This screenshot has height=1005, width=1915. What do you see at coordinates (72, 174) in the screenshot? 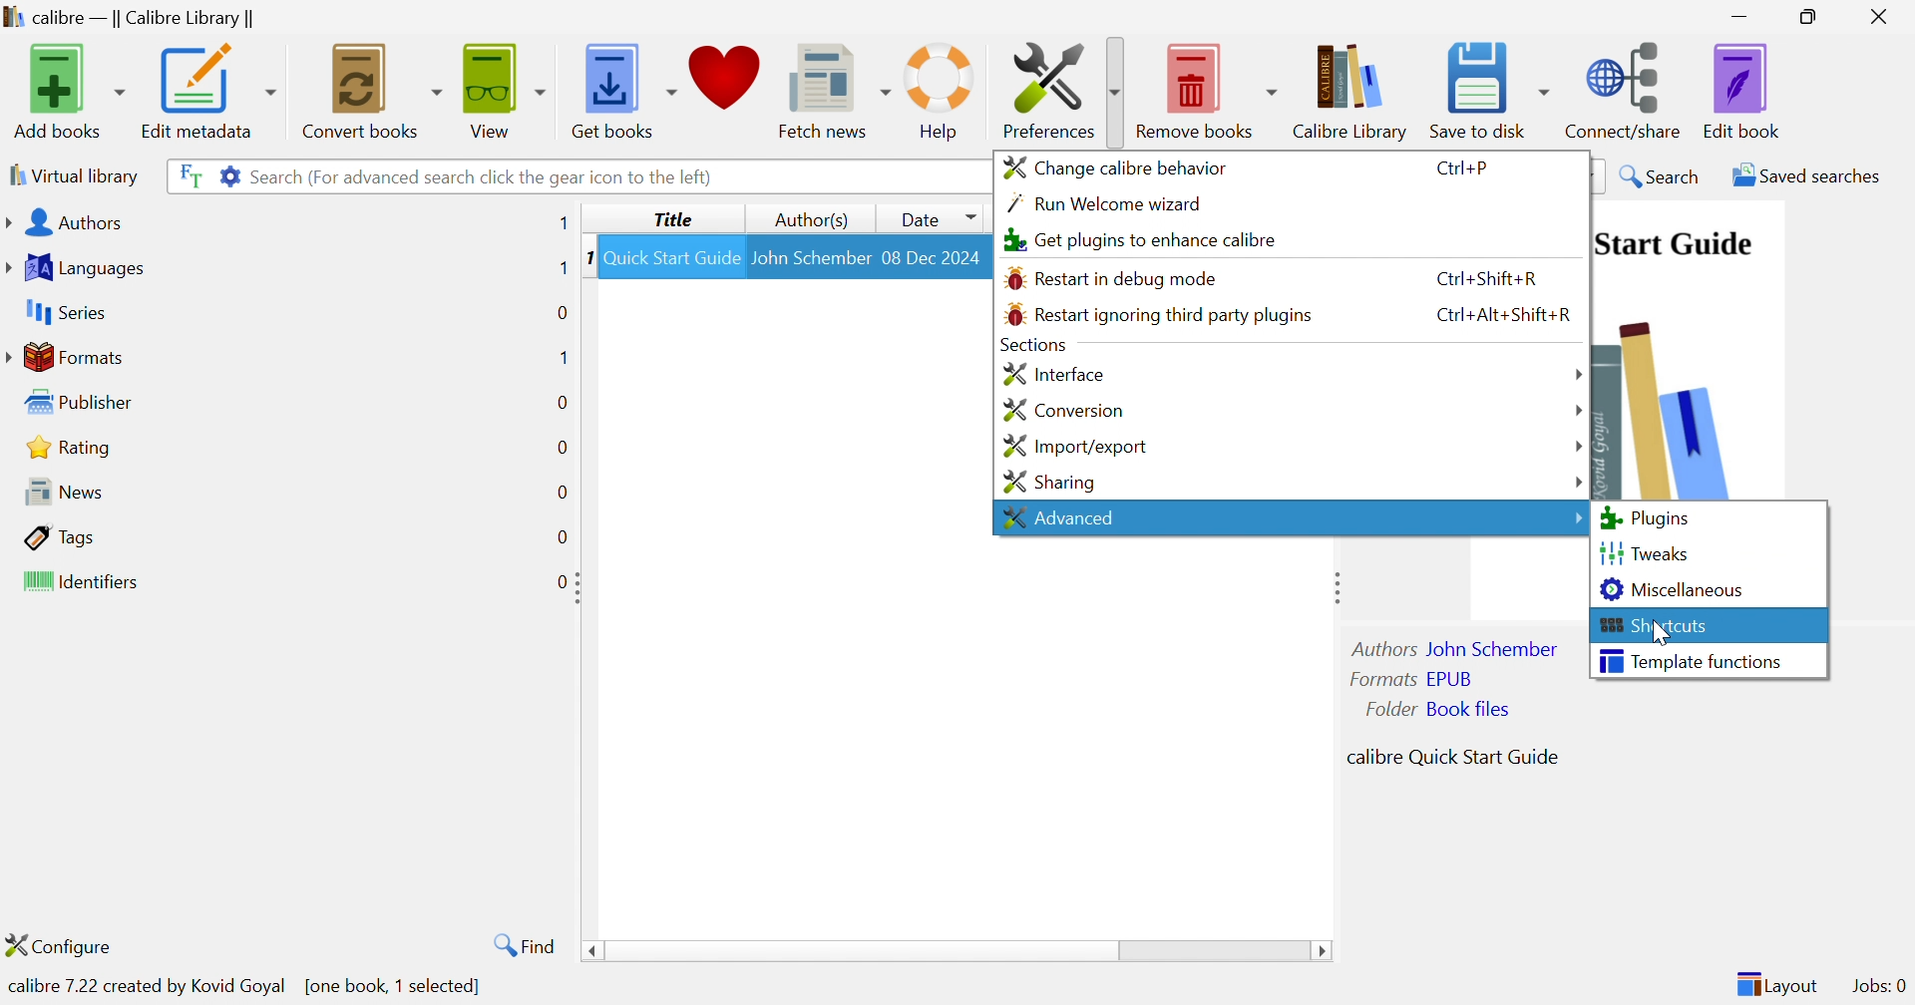
I see `Virtual library` at bounding box center [72, 174].